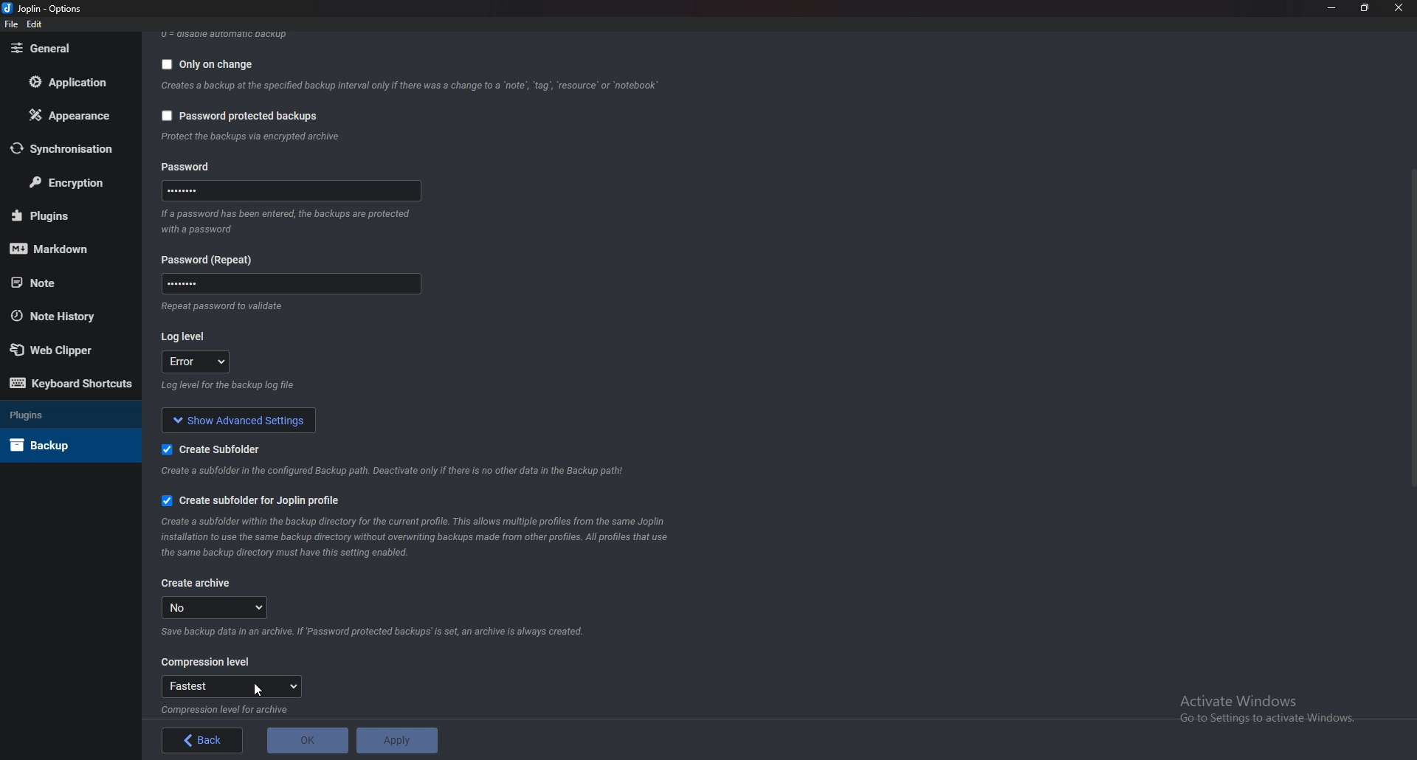 Image resolution: width=1417 pixels, height=760 pixels. I want to click on Create subfolder for Joplin profile, so click(252, 502).